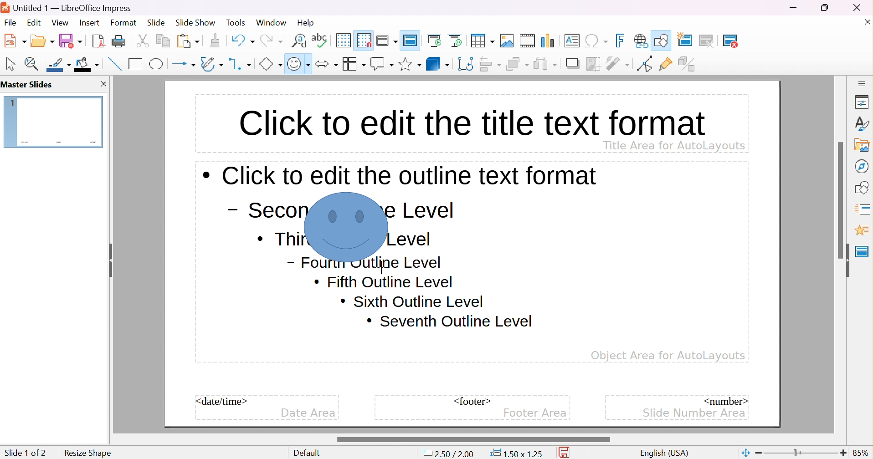 This screenshot has height=459, width=873. What do you see at coordinates (35, 22) in the screenshot?
I see `edit` at bounding box center [35, 22].